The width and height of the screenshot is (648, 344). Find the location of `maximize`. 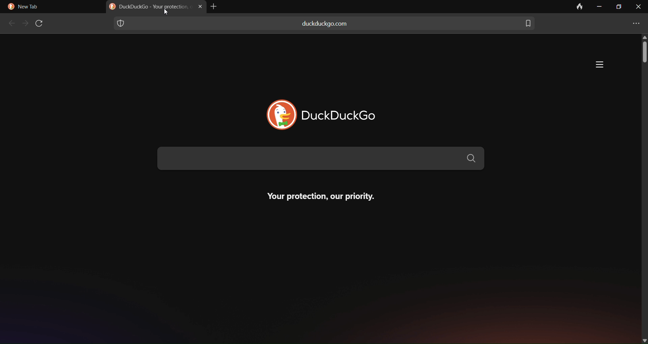

maximize is located at coordinates (619, 7).